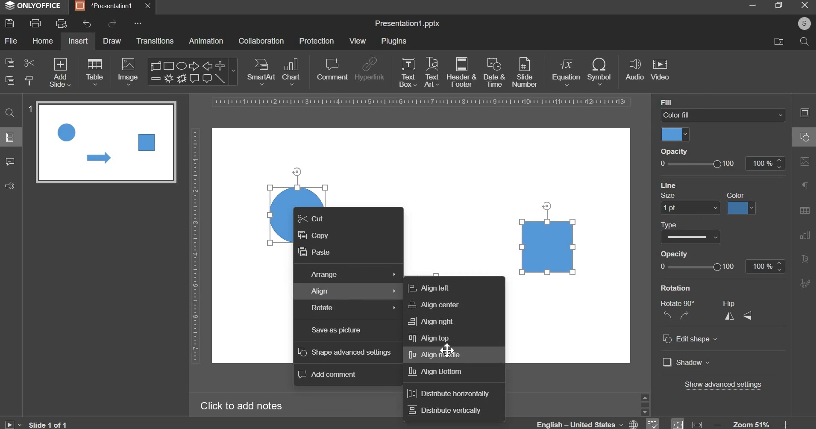 This screenshot has width=816, height=429. Describe the element at coordinates (666, 317) in the screenshot. I see `rotate left 90` at that location.